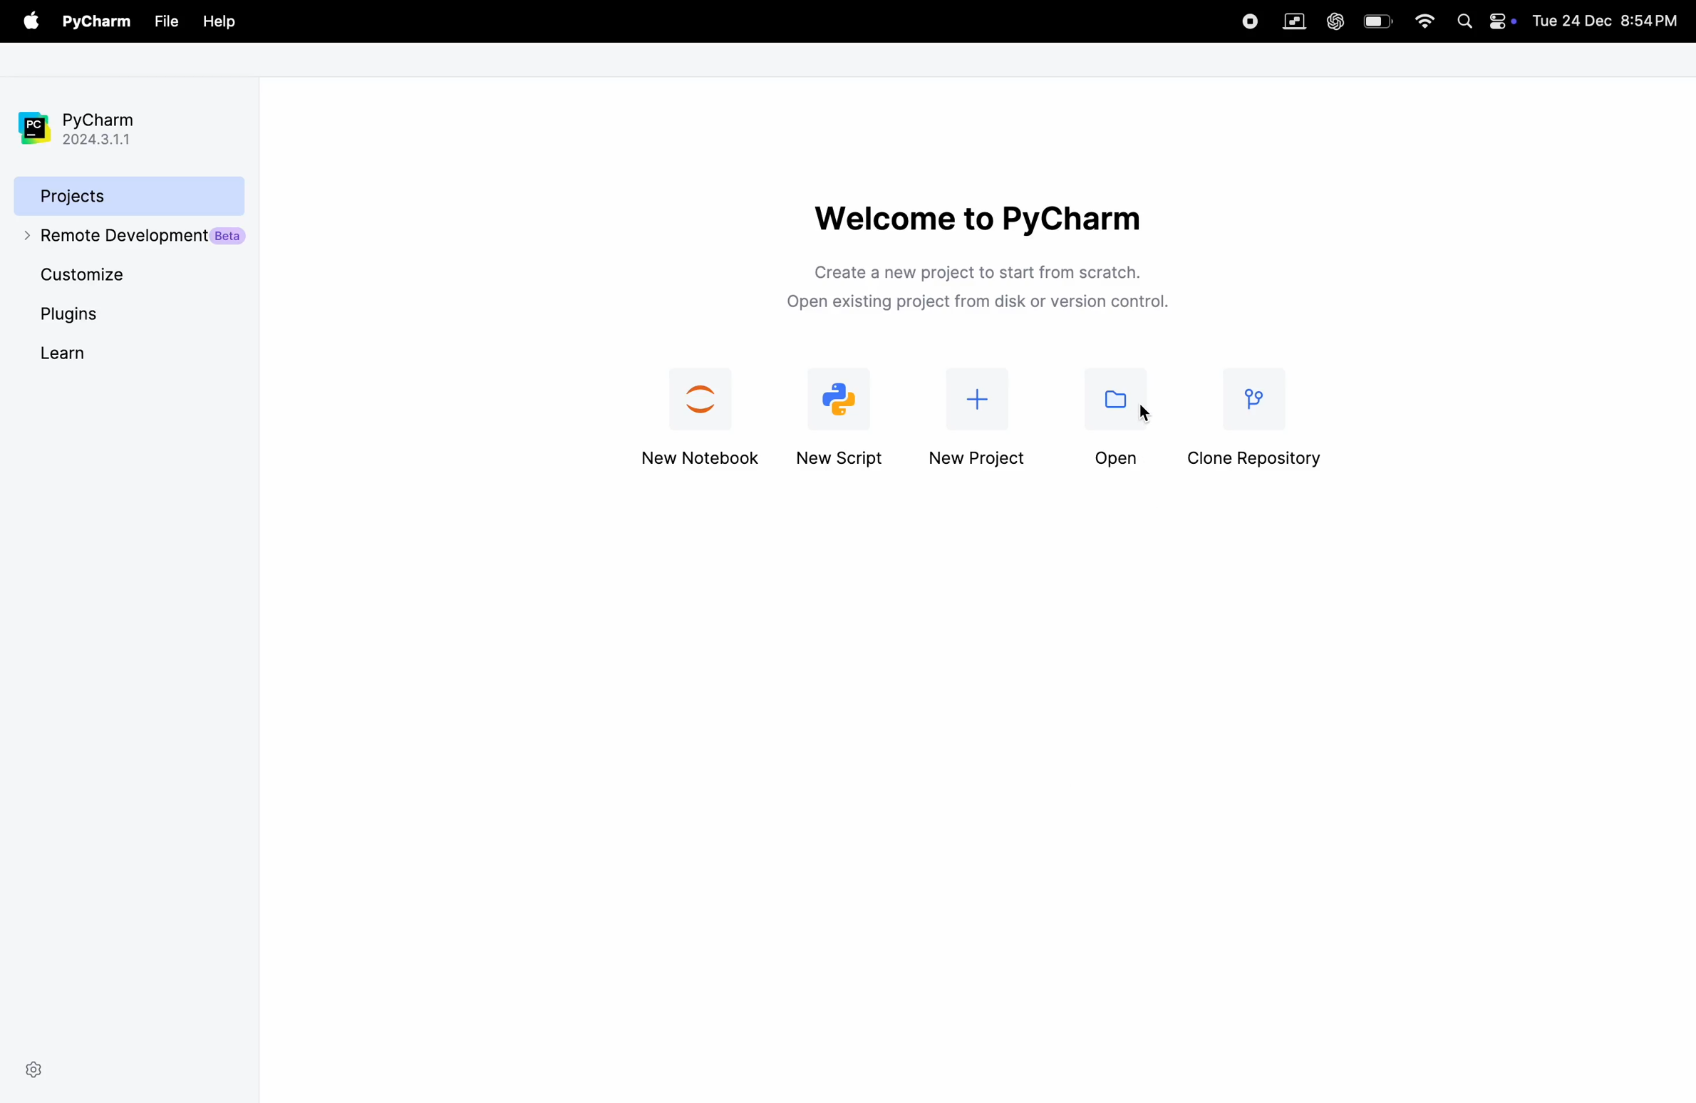  Describe the element at coordinates (982, 412) in the screenshot. I see `new project` at that location.